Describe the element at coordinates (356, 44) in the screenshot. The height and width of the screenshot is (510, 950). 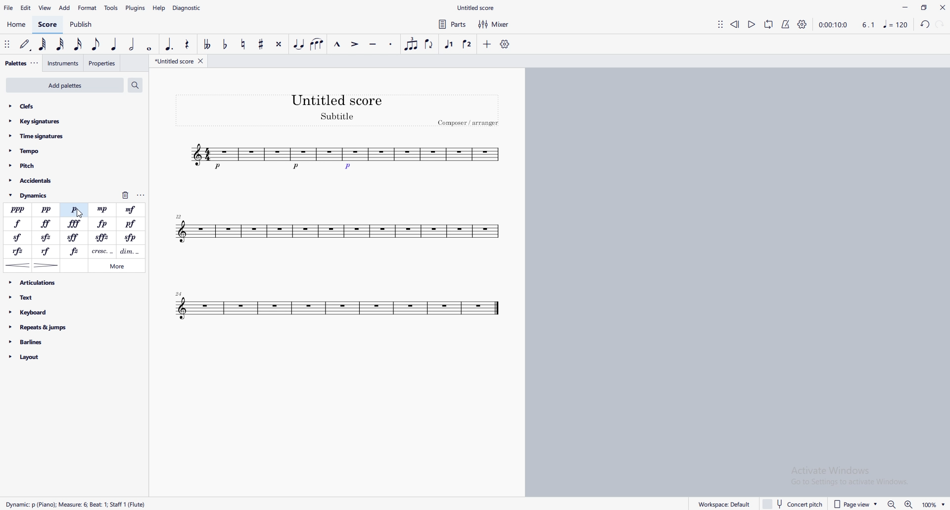
I see `accent` at that location.